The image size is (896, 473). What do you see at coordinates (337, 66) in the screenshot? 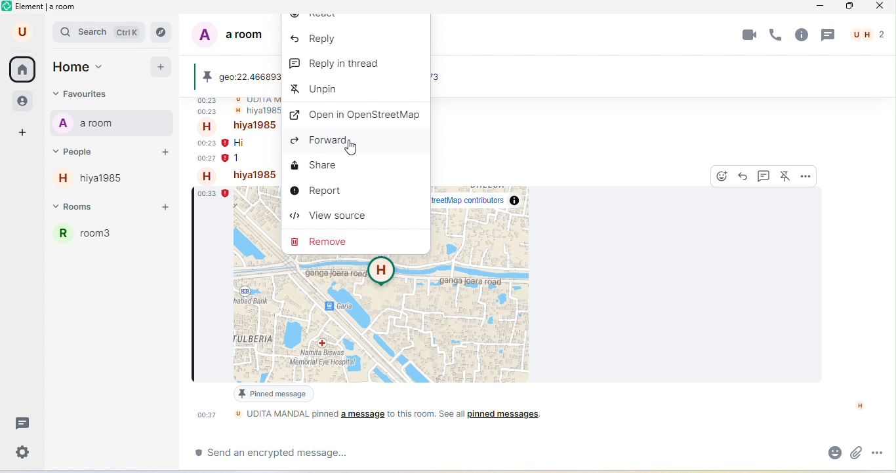
I see `reply in thread` at bounding box center [337, 66].